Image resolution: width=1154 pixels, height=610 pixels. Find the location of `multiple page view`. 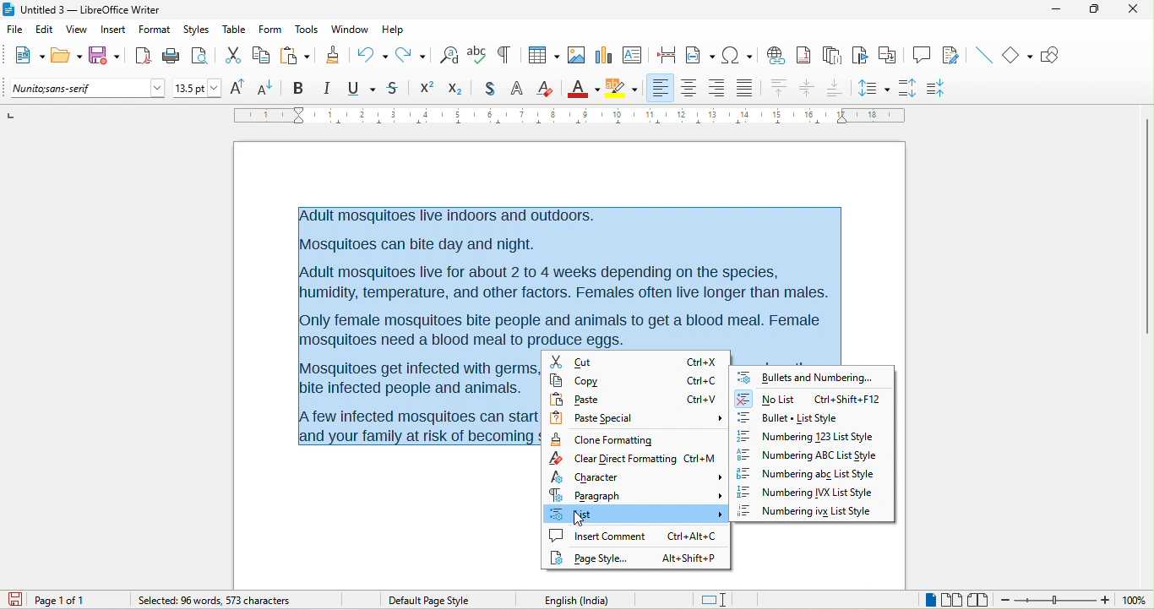

multiple page view is located at coordinates (952, 601).